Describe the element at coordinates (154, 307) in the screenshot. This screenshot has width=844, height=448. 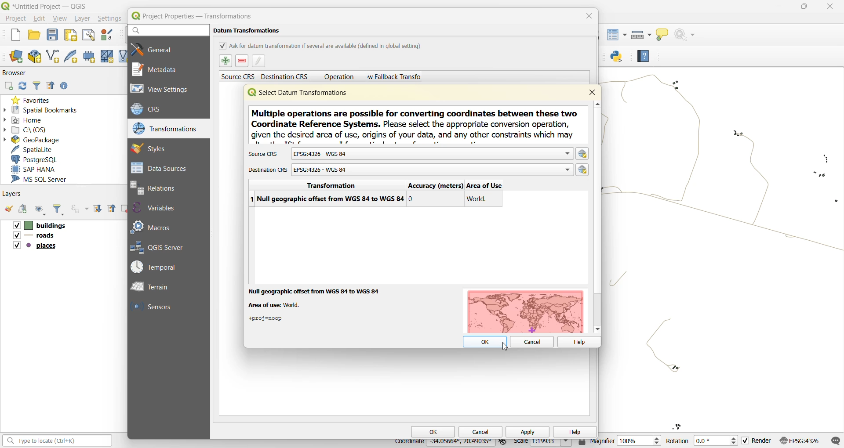
I see `sensors` at that location.